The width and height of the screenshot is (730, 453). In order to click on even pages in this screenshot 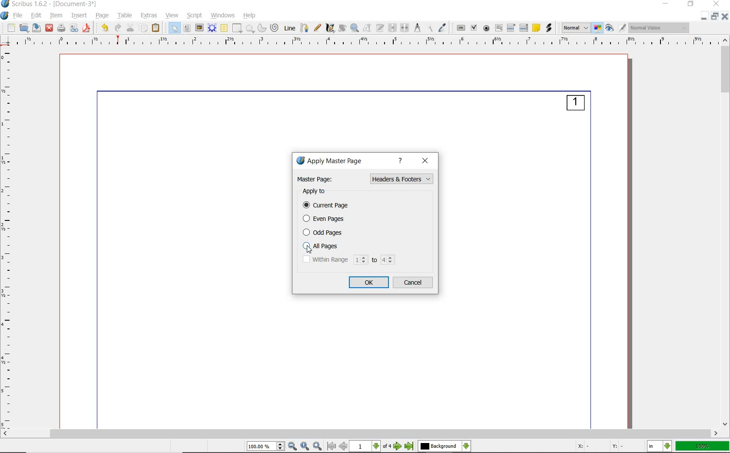, I will do `click(326, 219)`.